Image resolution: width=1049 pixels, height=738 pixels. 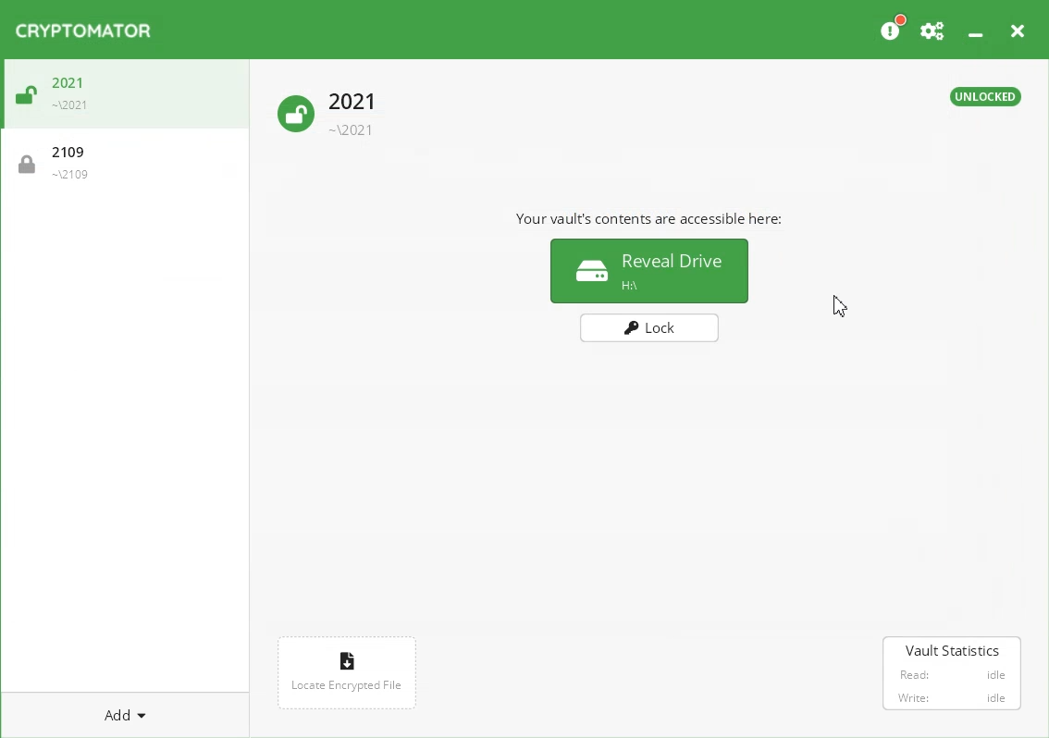 What do you see at coordinates (648, 216) in the screenshot?
I see `Text` at bounding box center [648, 216].